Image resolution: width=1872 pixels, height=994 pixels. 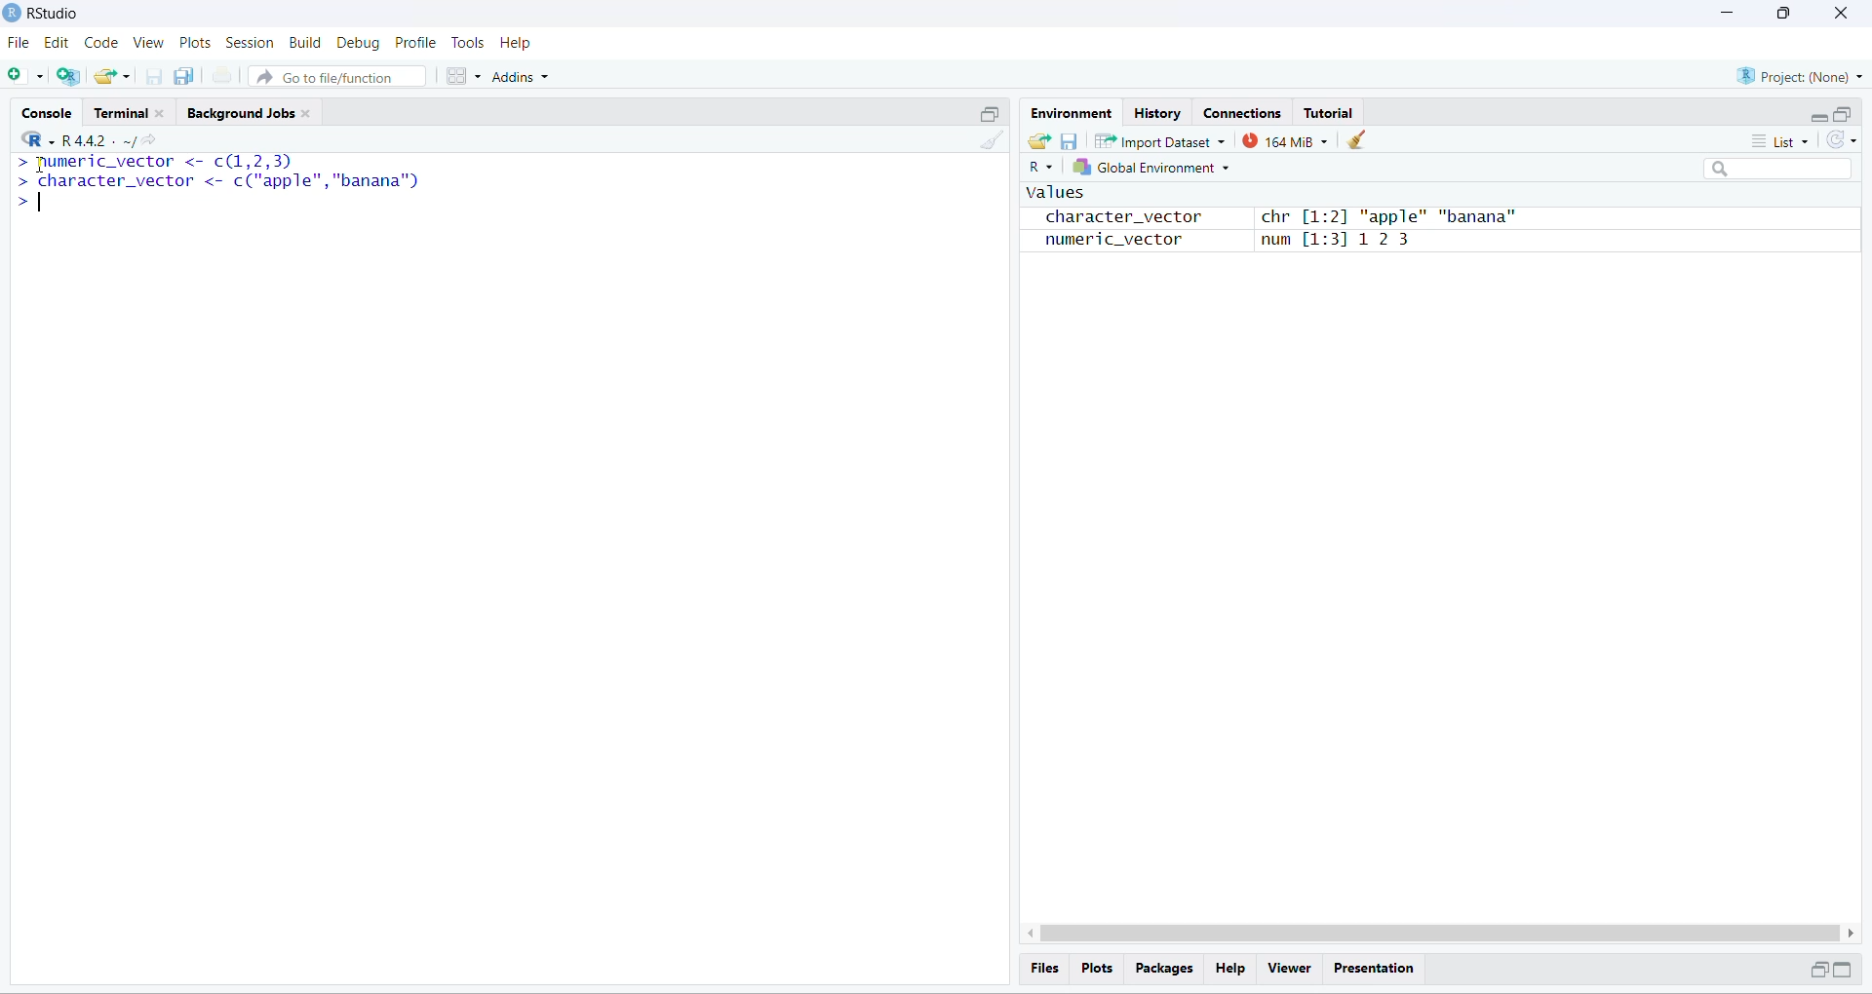 I want to click on load workspace, so click(x=1037, y=139).